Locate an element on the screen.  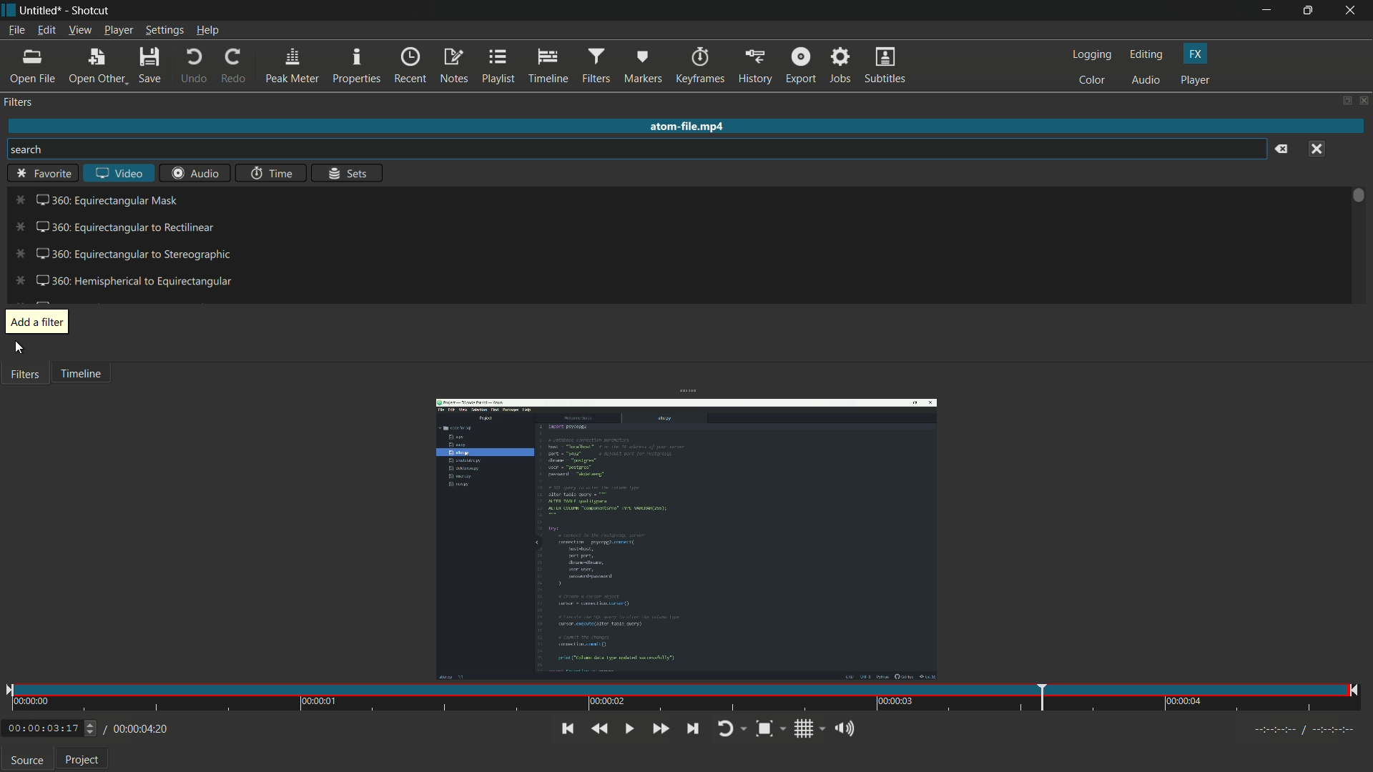
close app is located at coordinates (1354, 11).